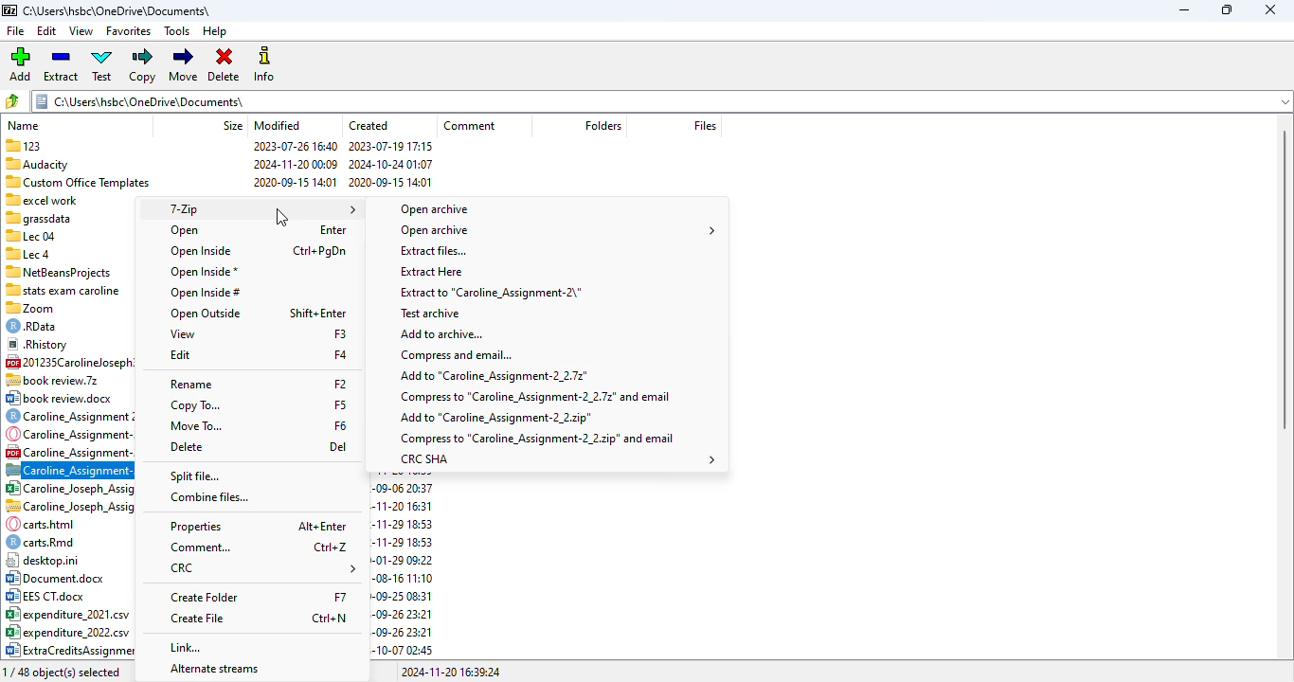 The height and width of the screenshot is (682, 1294). What do you see at coordinates (490, 293) in the screenshot?
I see `extract to original file` at bounding box center [490, 293].